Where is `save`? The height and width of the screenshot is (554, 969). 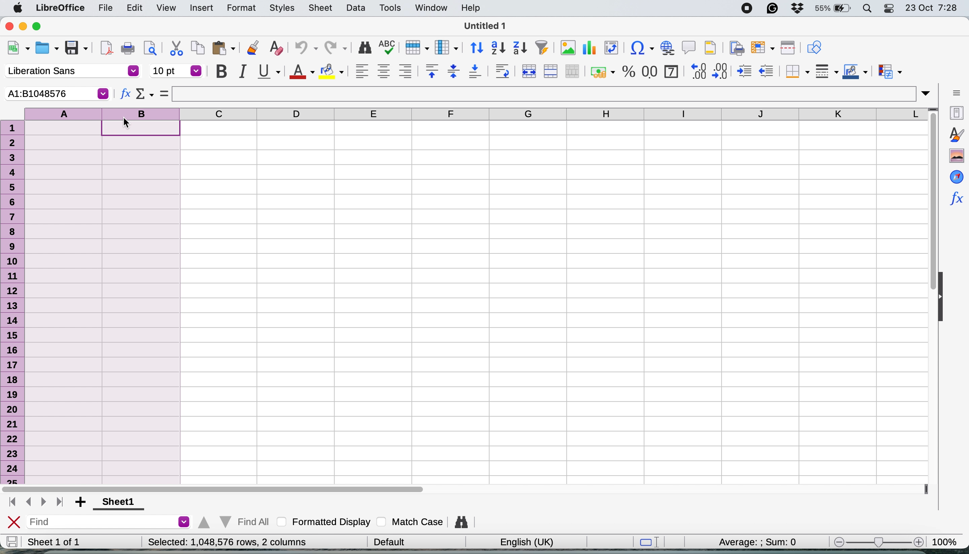 save is located at coordinates (77, 48).